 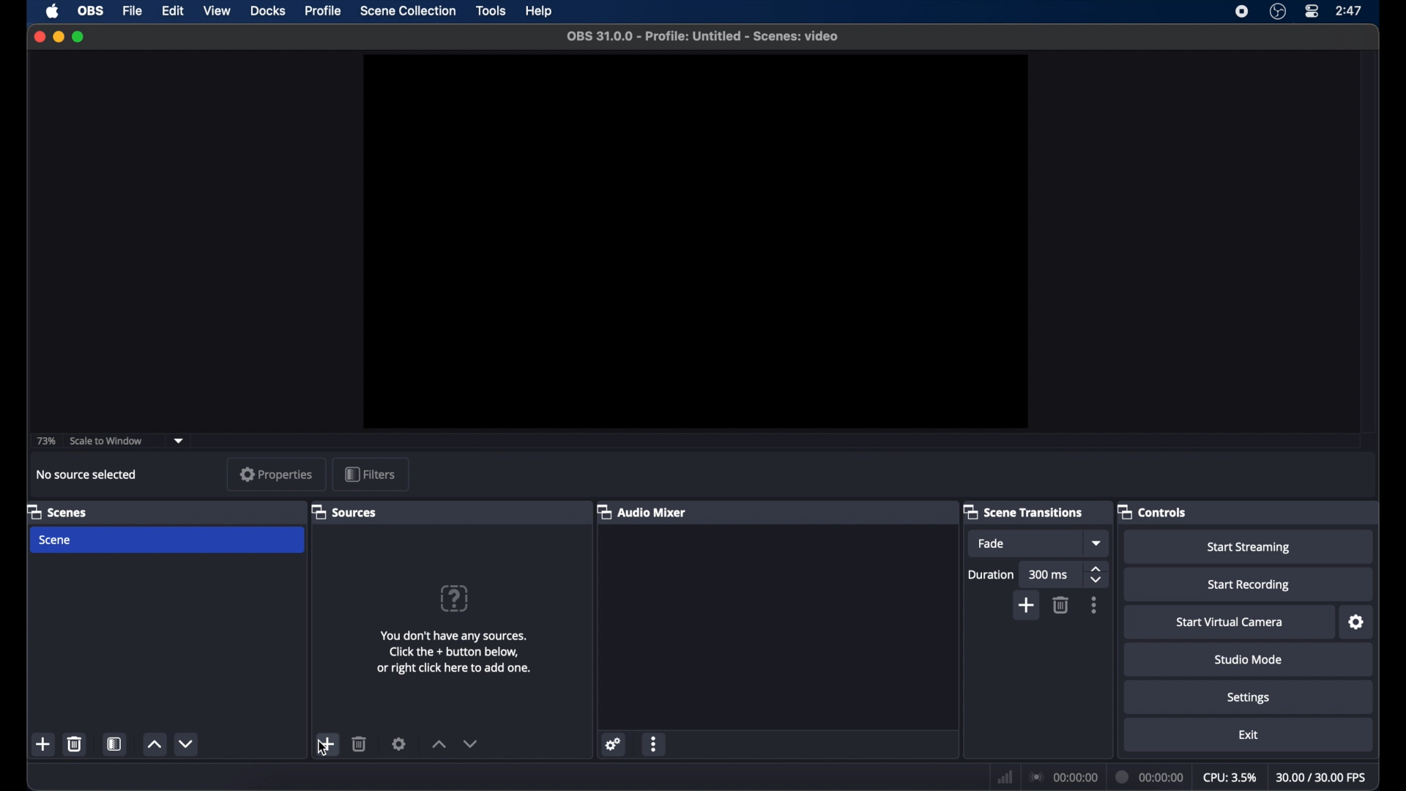 What do you see at coordinates (540, 12) in the screenshot?
I see `help` at bounding box center [540, 12].